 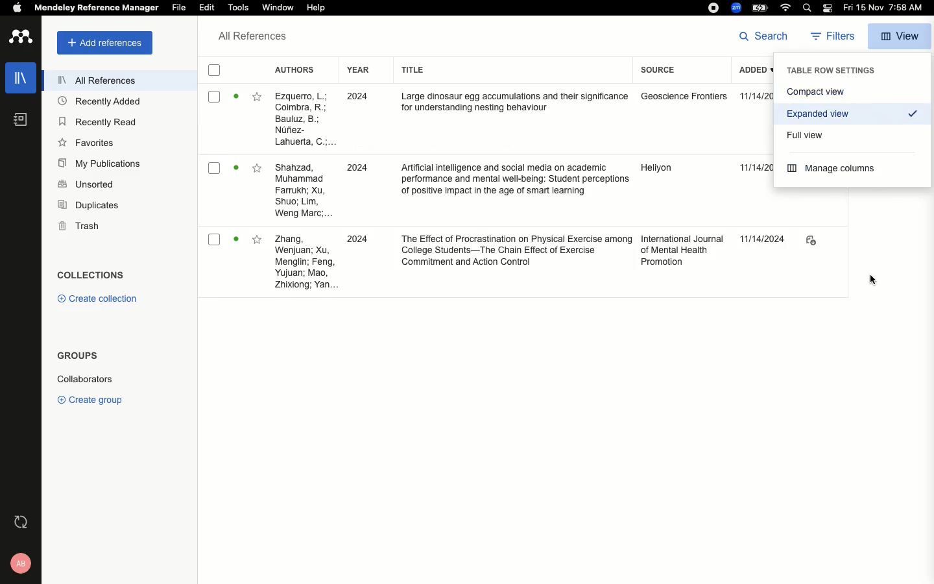 What do you see at coordinates (805, 8) in the screenshot?
I see `Search` at bounding box center [805, 8].